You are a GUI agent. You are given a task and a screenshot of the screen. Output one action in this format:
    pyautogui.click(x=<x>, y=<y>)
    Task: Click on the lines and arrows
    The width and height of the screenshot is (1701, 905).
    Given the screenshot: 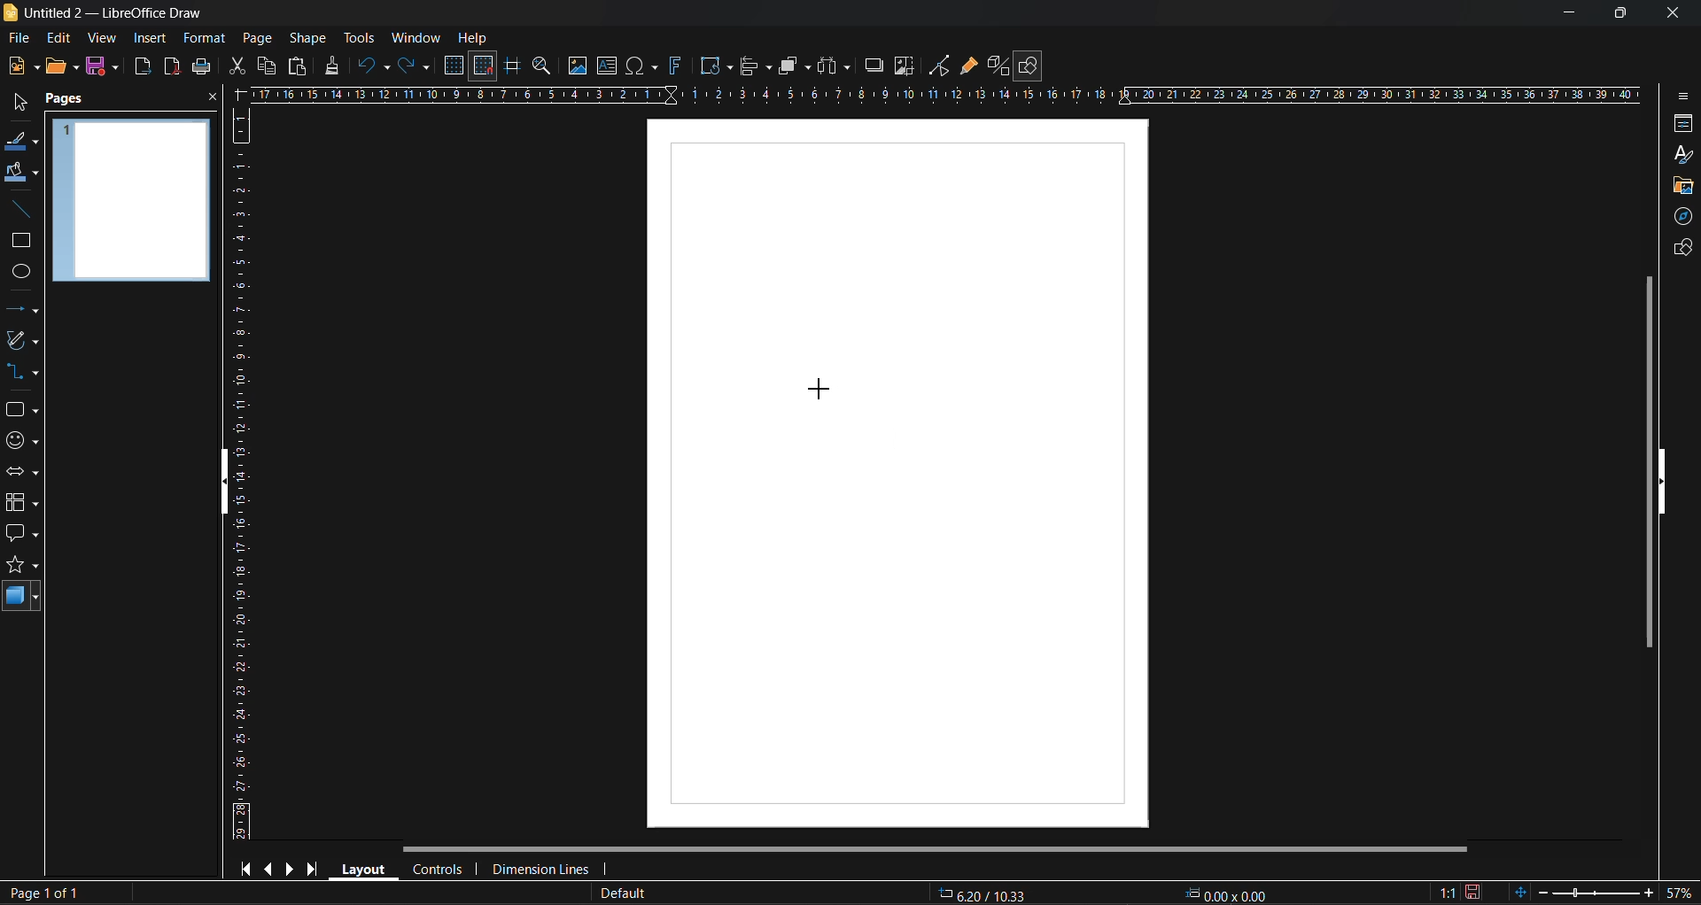 What is the action you would take?
    pyautogui.click(x=22, y=309)
    